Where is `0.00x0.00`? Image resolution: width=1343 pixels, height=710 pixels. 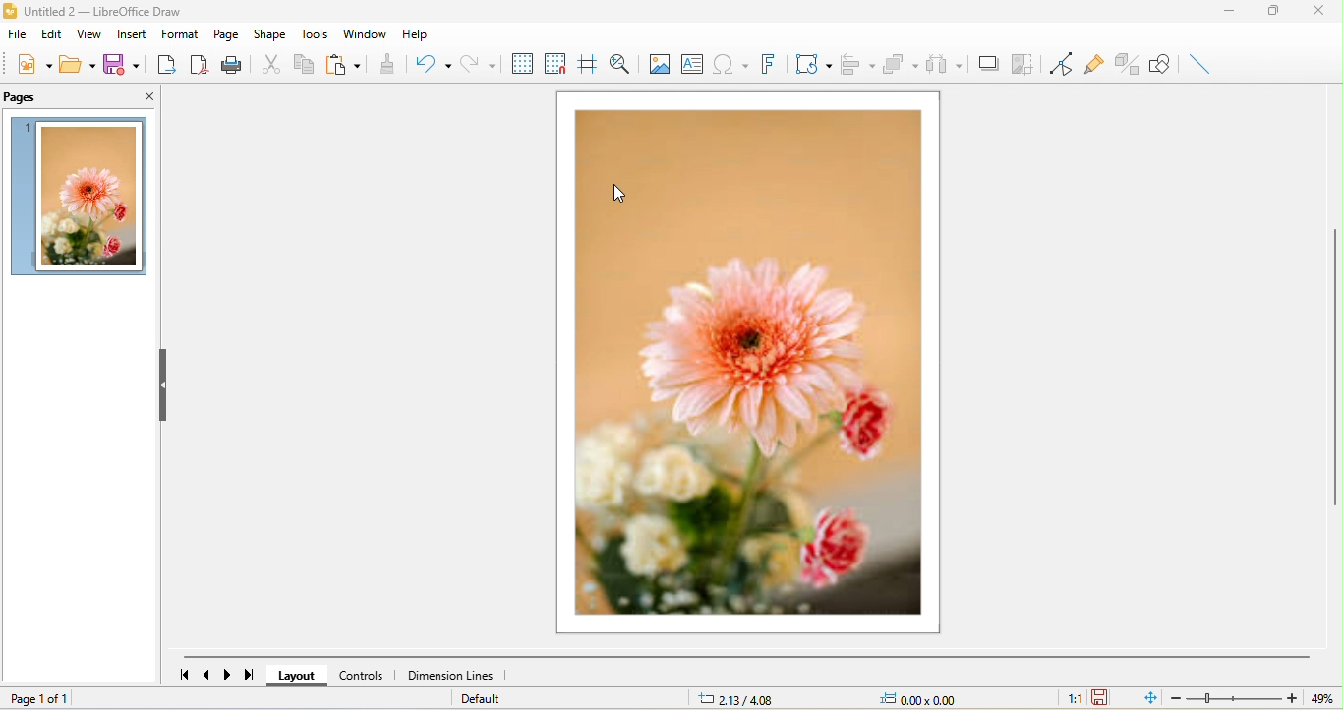 0.00x0.00 is located at coordinates (927, 699).